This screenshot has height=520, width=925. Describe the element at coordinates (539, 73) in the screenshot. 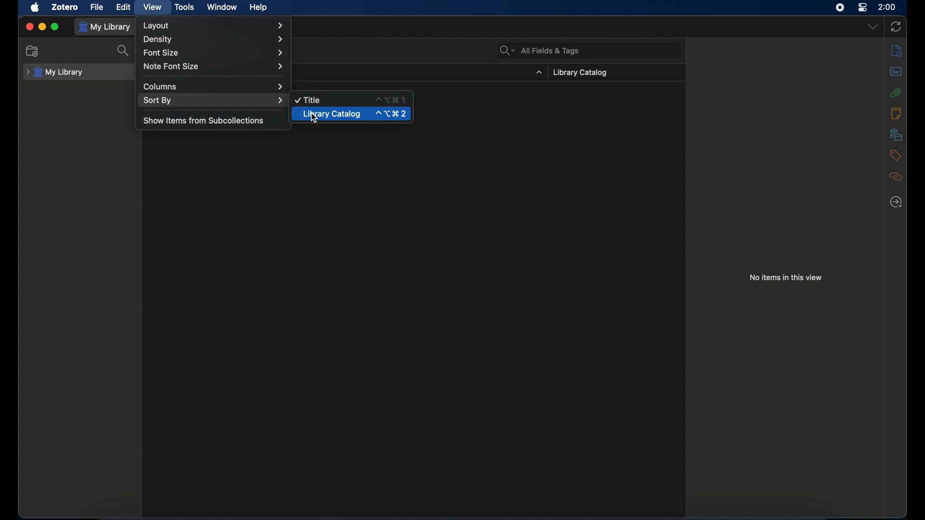

I see `dropdown` at that location.